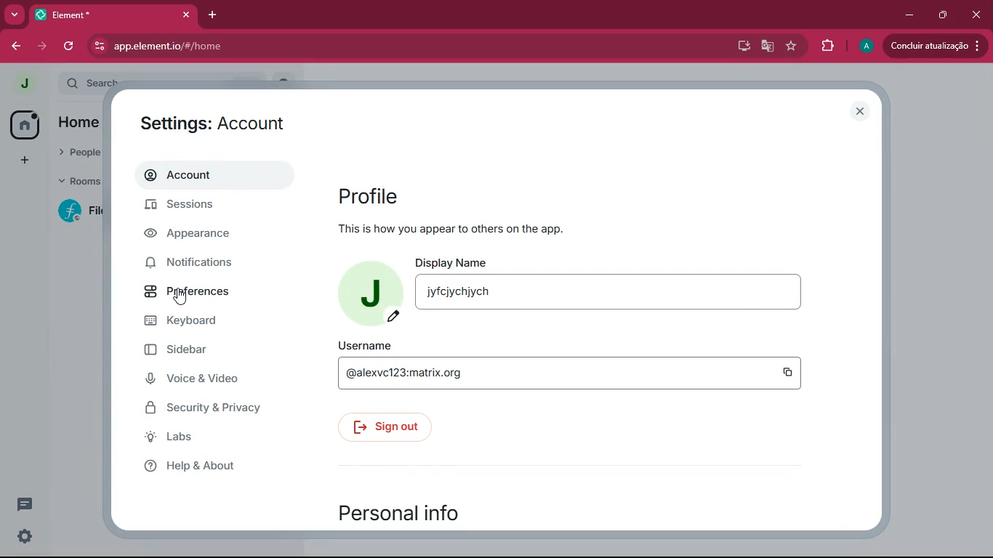  Describe the element at coordinates (212, 408) in the screenshot. I see `security & privacy` at that location.